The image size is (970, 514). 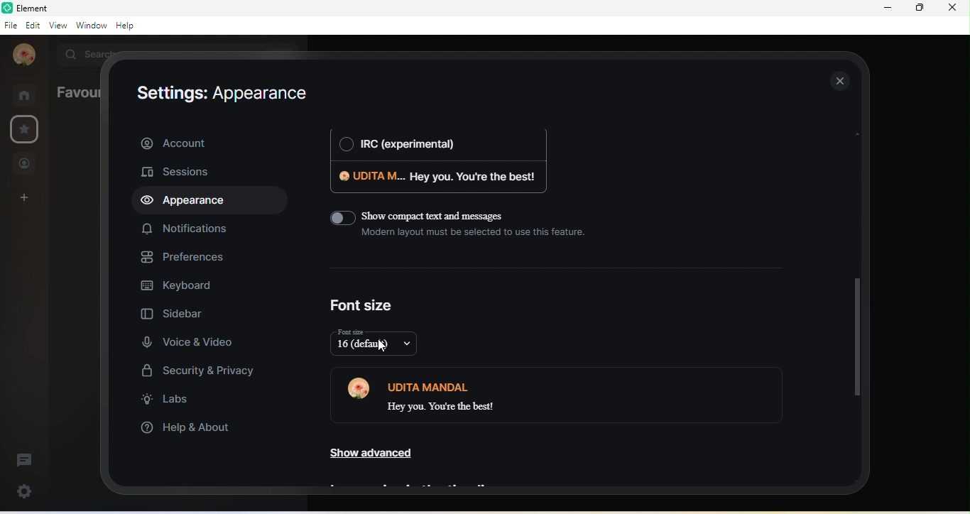 I want to click on preferences, so click(x=182, y=256).